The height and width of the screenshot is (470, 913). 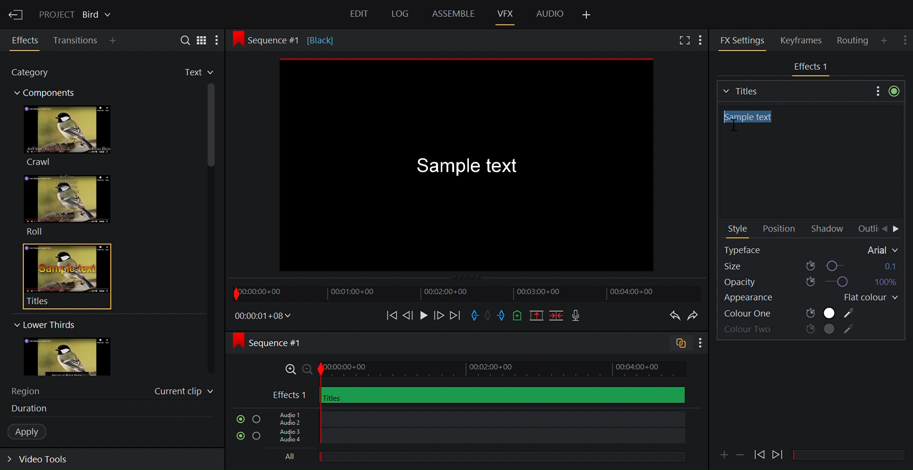 What do you see at coordinates (469, 166) in the screenshot?
I see `Media Viewer` at bounding box center [469, 166].